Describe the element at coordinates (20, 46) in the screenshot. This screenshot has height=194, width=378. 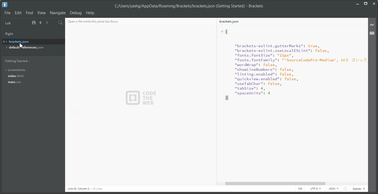
I see `Cursor` at that location.